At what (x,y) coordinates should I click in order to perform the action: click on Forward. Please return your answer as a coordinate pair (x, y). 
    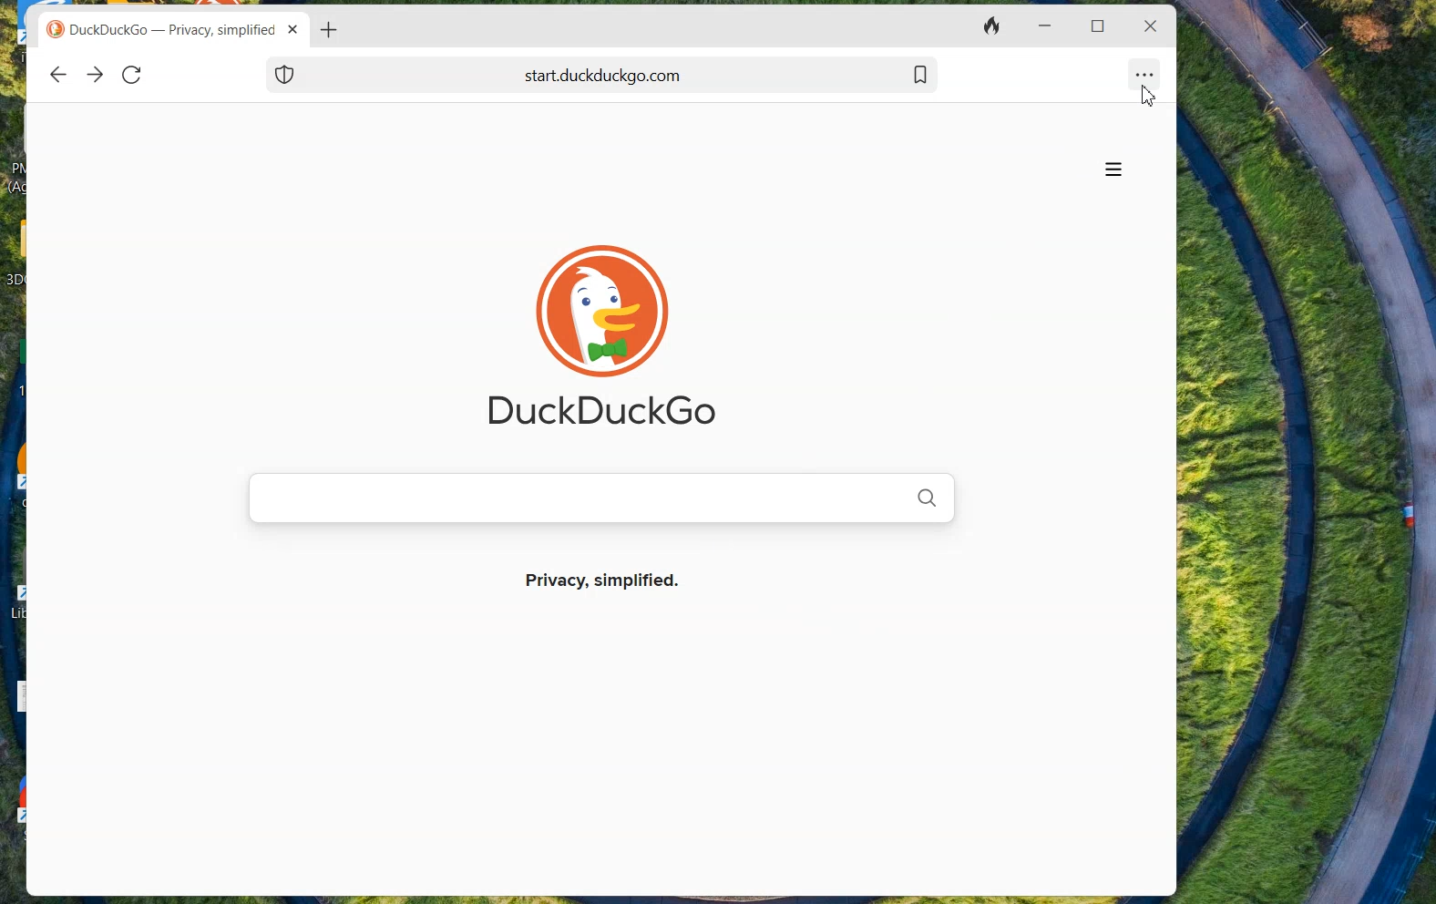
    Looking at the image, I should click on (95, 76).